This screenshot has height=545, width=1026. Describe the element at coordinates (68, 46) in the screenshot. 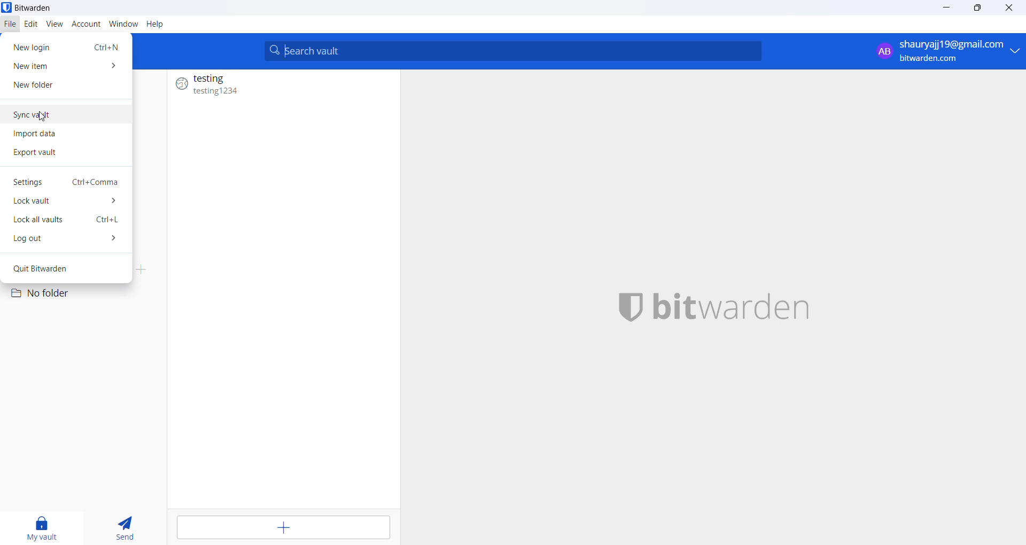

I see `new login` at that location.